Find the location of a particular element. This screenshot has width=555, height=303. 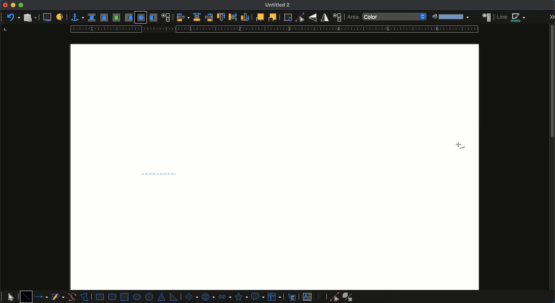

symbol shapes is located at coordinates (207, 296).